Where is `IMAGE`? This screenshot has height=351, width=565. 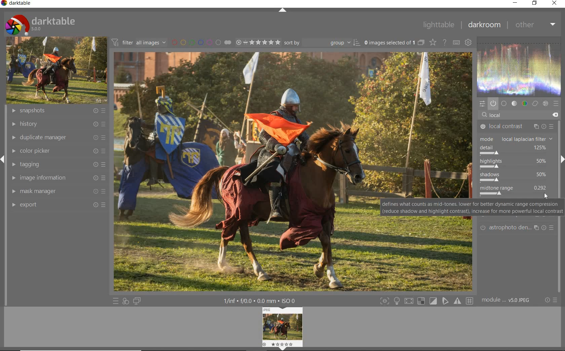 IMAGE is located at coordinates (282, 329).